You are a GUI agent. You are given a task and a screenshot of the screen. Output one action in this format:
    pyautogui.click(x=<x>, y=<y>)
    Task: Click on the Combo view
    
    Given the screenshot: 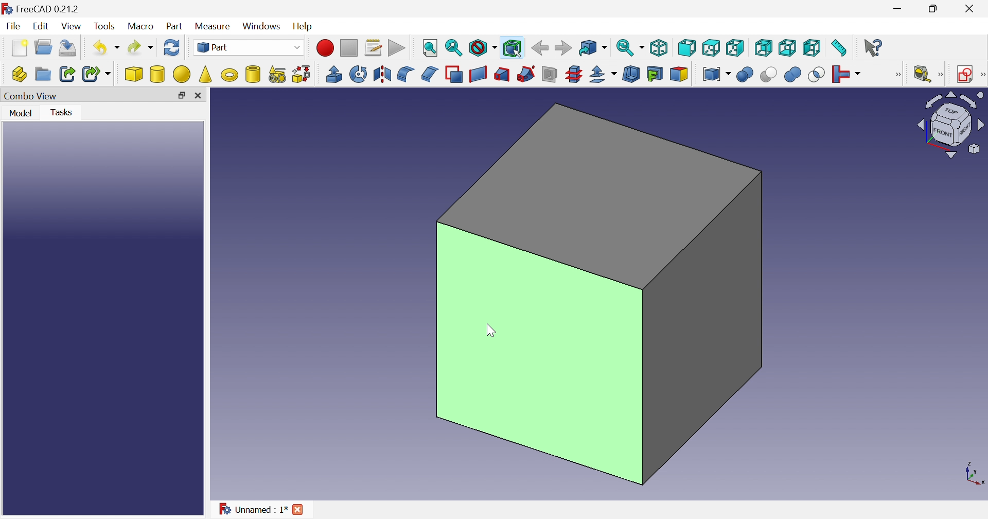 What is the action you would take?
    pyautogui.click(x=32, y=96)
    